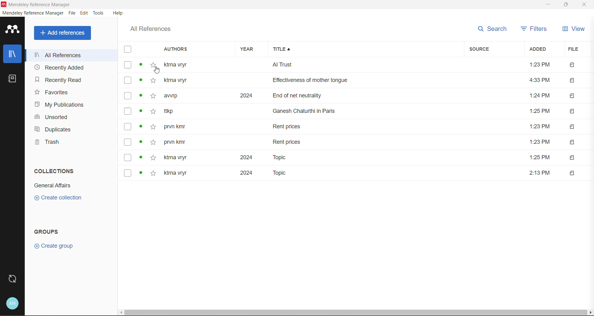 The width and height of the screenshot is (594, 316). Describe the element at coordinates (56, 247) in the screenshot. I see `Create group` at that location.